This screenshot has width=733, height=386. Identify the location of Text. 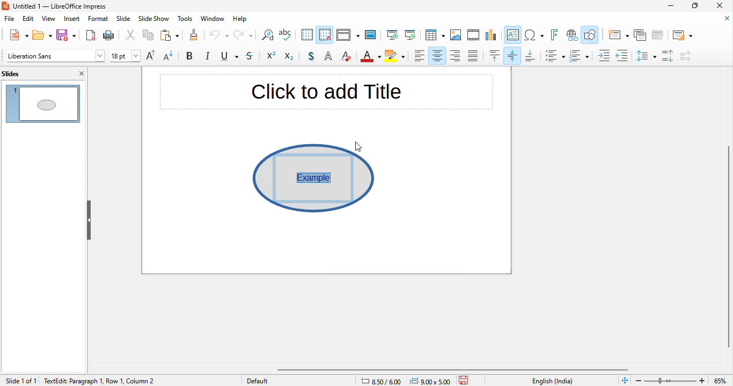
(328, 94).